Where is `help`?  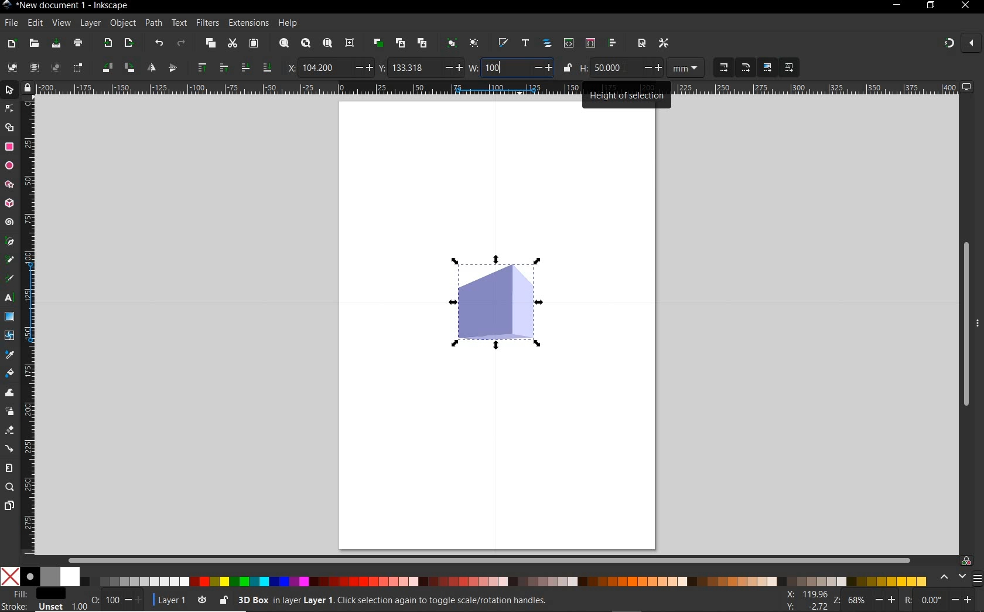 help is located at coordinates (289, 23).